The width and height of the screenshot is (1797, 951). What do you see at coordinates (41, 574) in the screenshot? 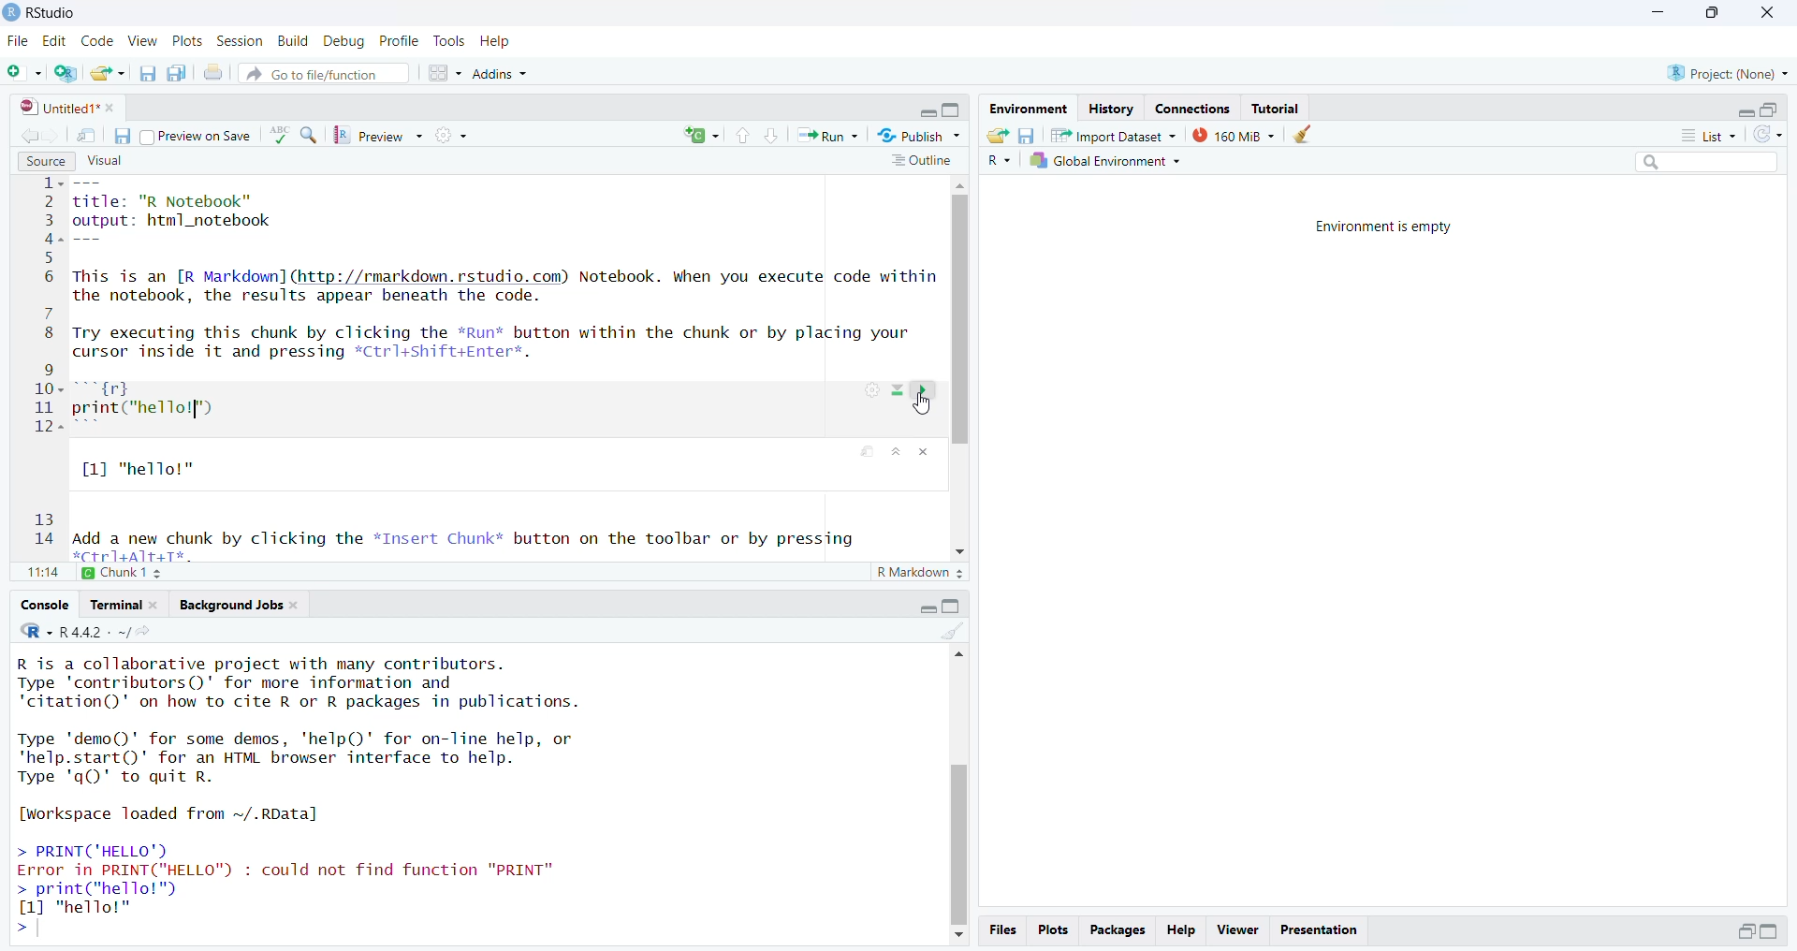
I see `11:14` at bounding box center [41, 574].